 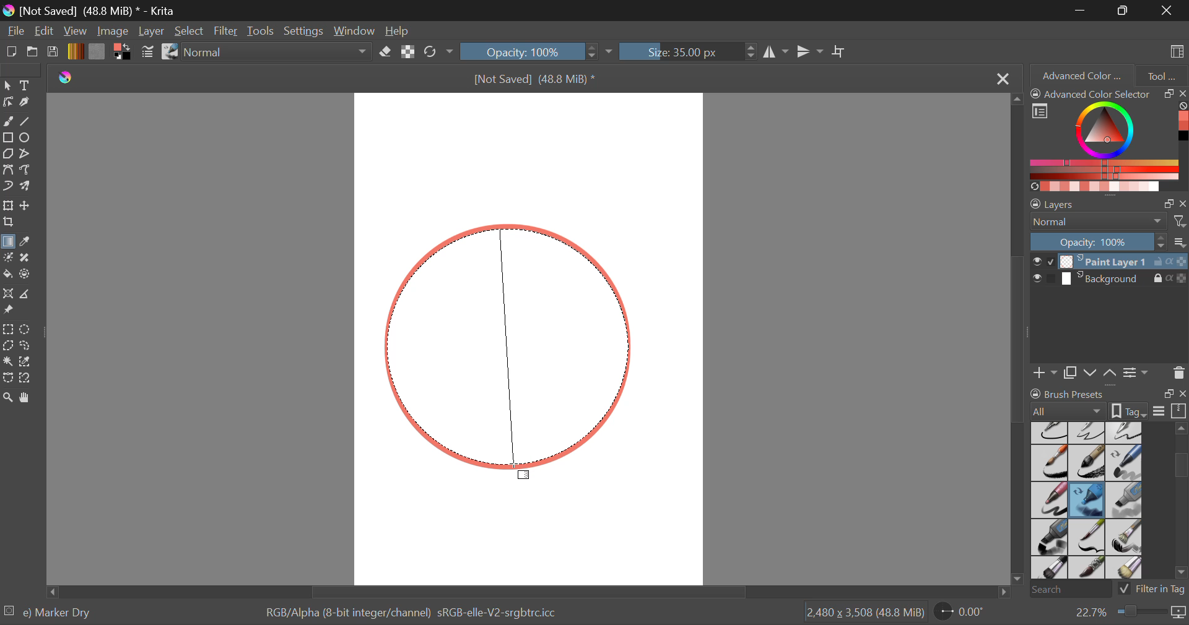 I want to click on Advanced Color Selector, so click(x=1108, y=139).